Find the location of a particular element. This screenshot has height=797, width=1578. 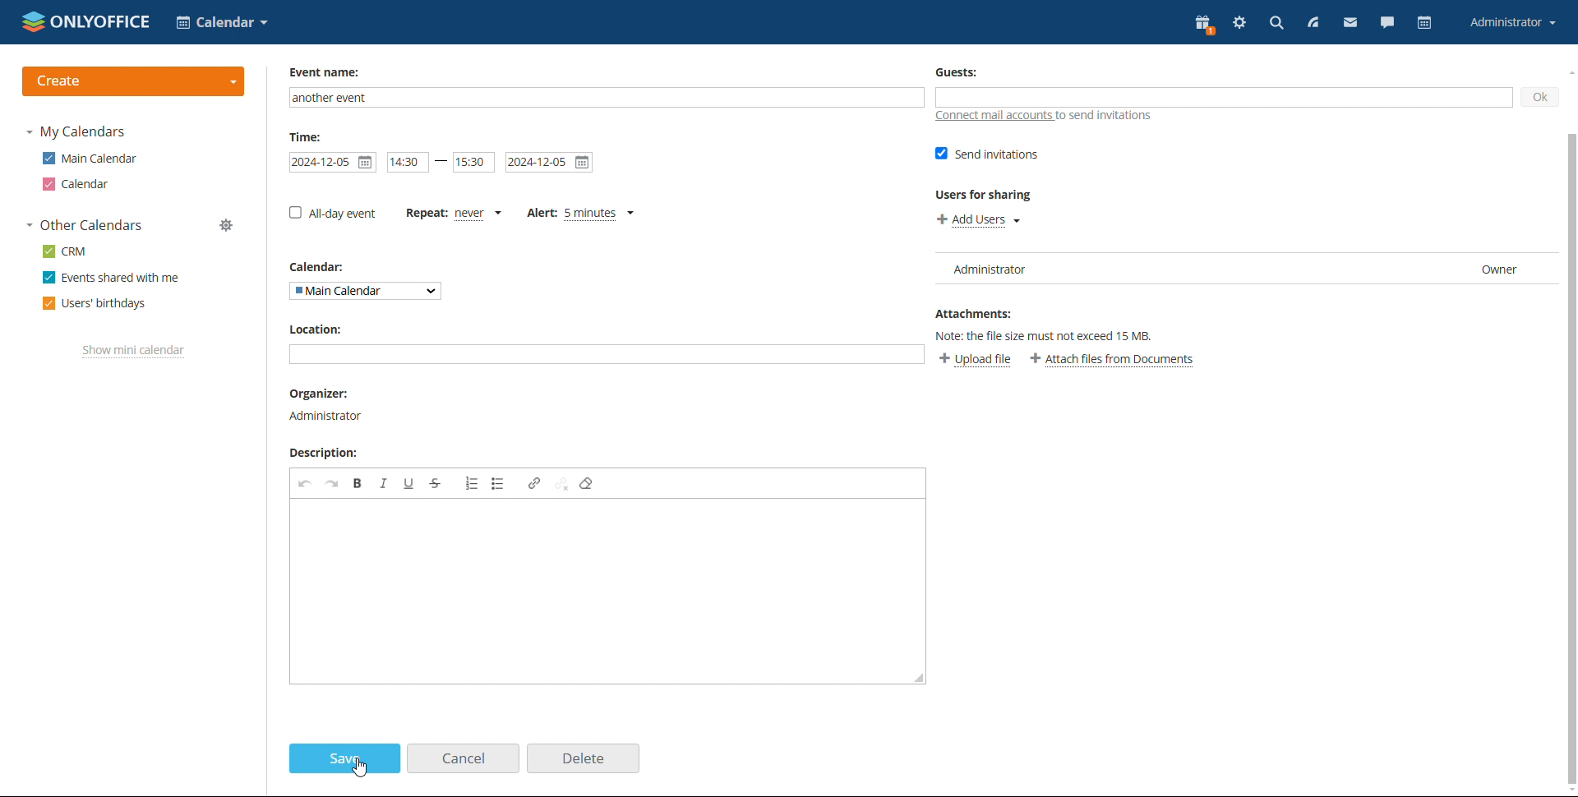

events shared with me is located at coordinates (111, 278).